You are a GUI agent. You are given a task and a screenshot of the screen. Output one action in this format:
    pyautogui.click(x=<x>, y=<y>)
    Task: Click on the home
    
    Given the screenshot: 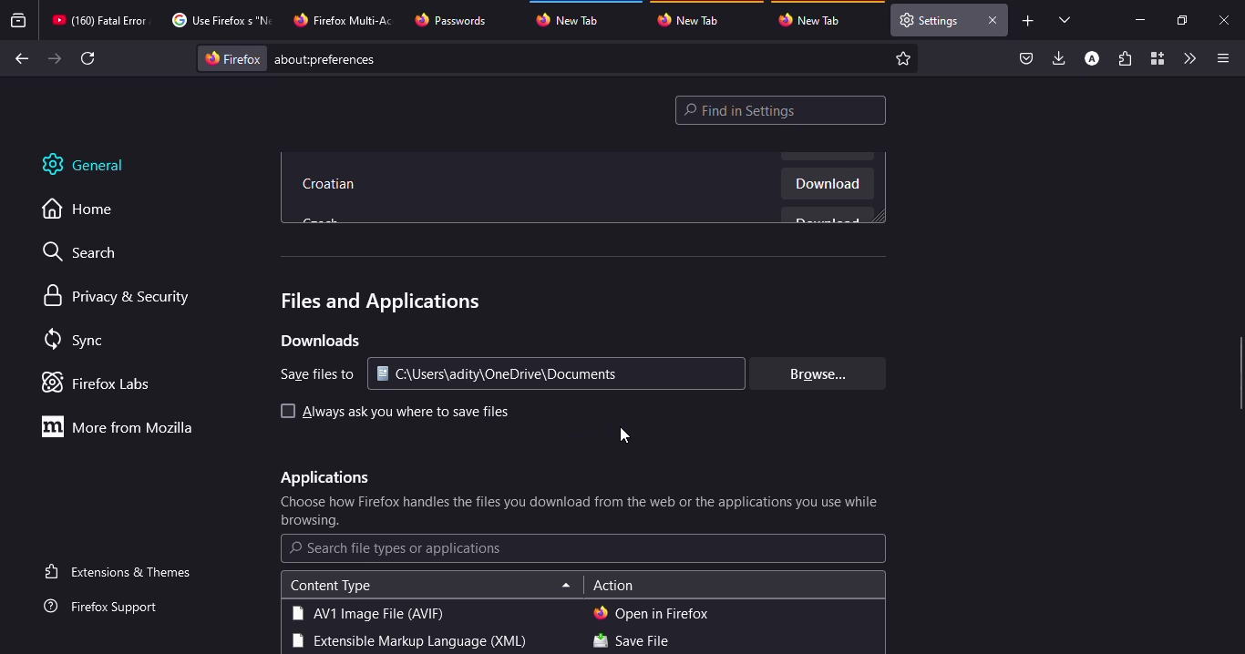 What is the action you would take?
    pyautogui.click(x=87, y=209)
    